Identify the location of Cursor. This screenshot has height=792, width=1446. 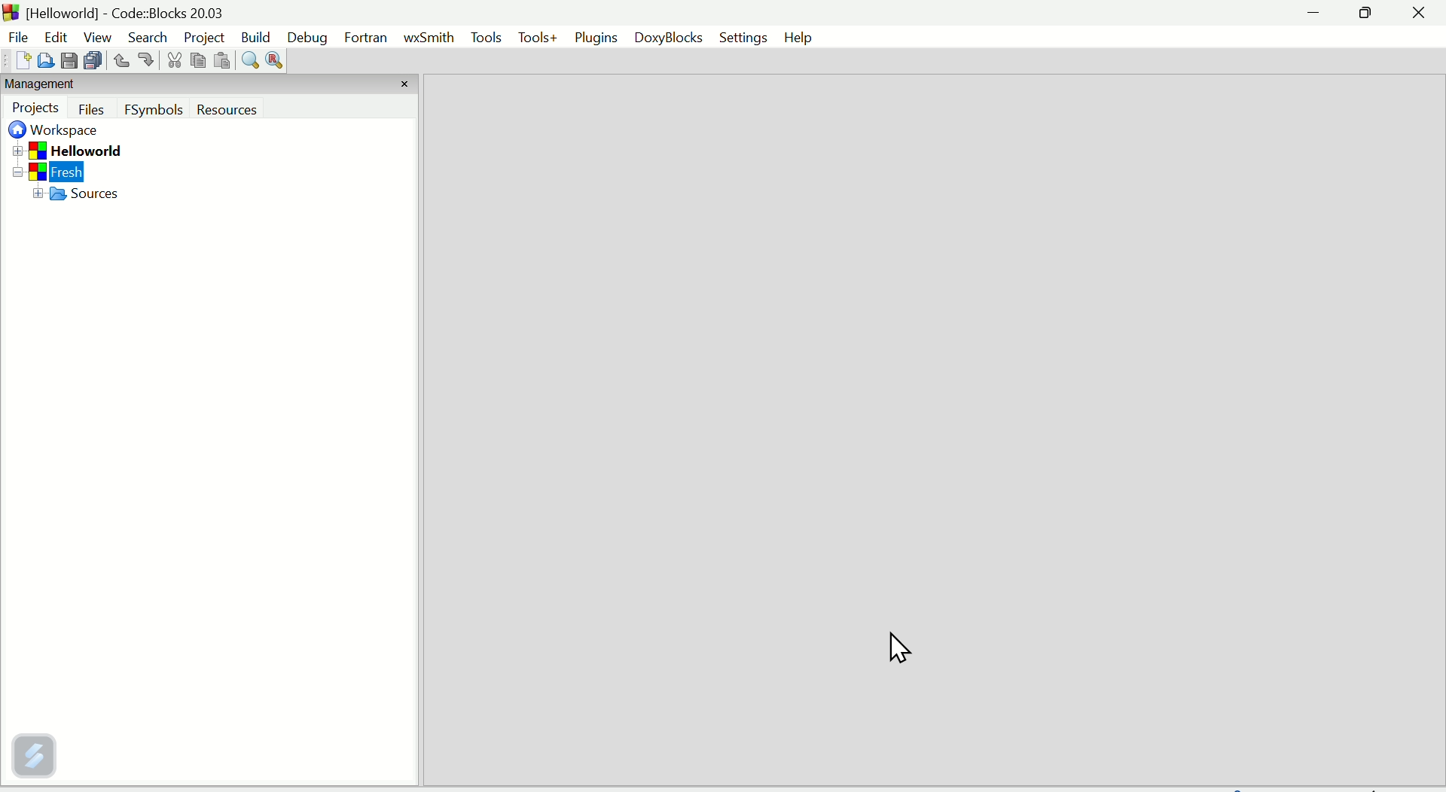
(898, 647).